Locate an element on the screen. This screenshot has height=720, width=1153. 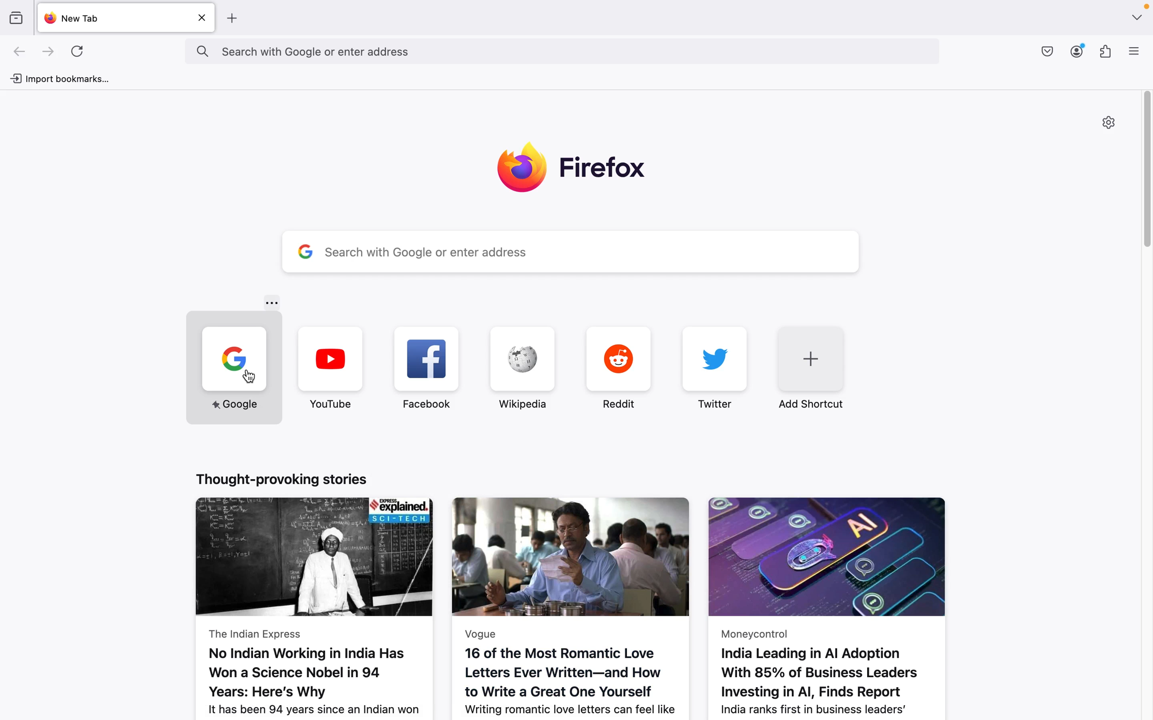
add ons/extensions is located at coordinates (1108, 52).